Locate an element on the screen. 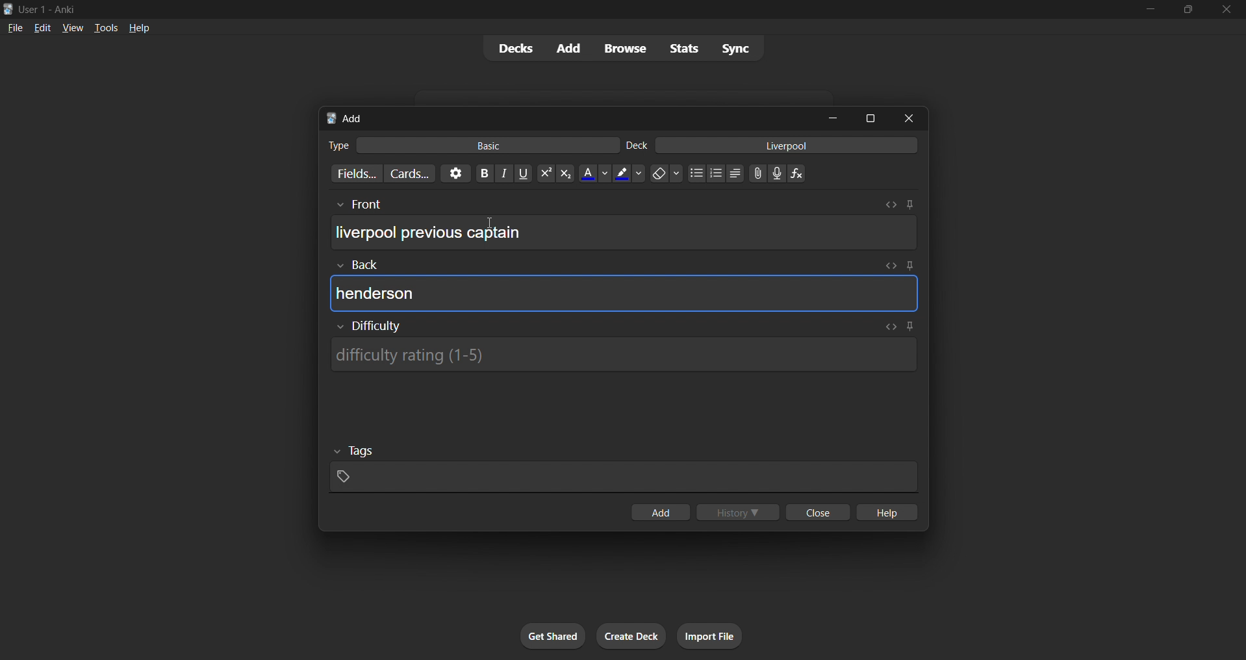  text highlight color is located at coordinates (629, 173).